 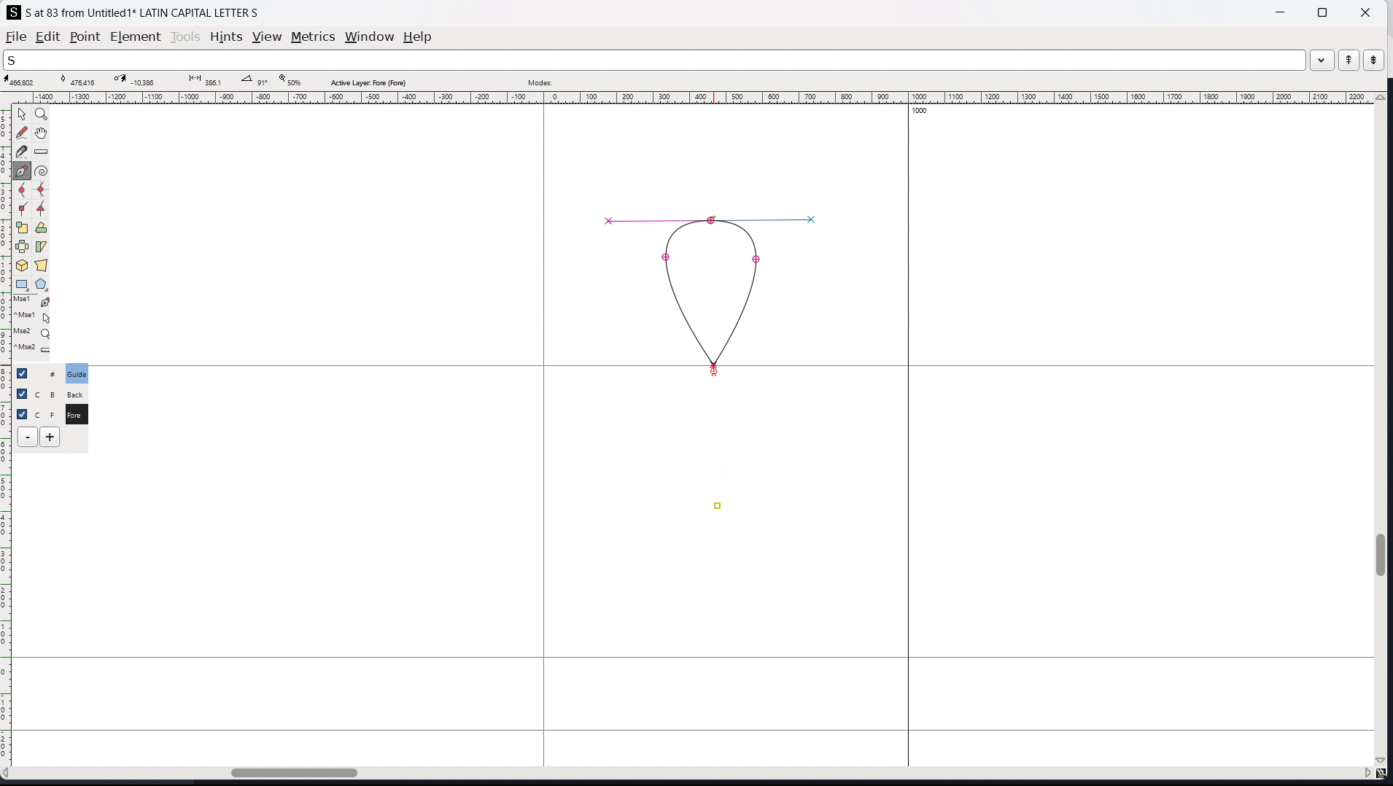 I want to click on flip the selection, so click(x=22, y=247).